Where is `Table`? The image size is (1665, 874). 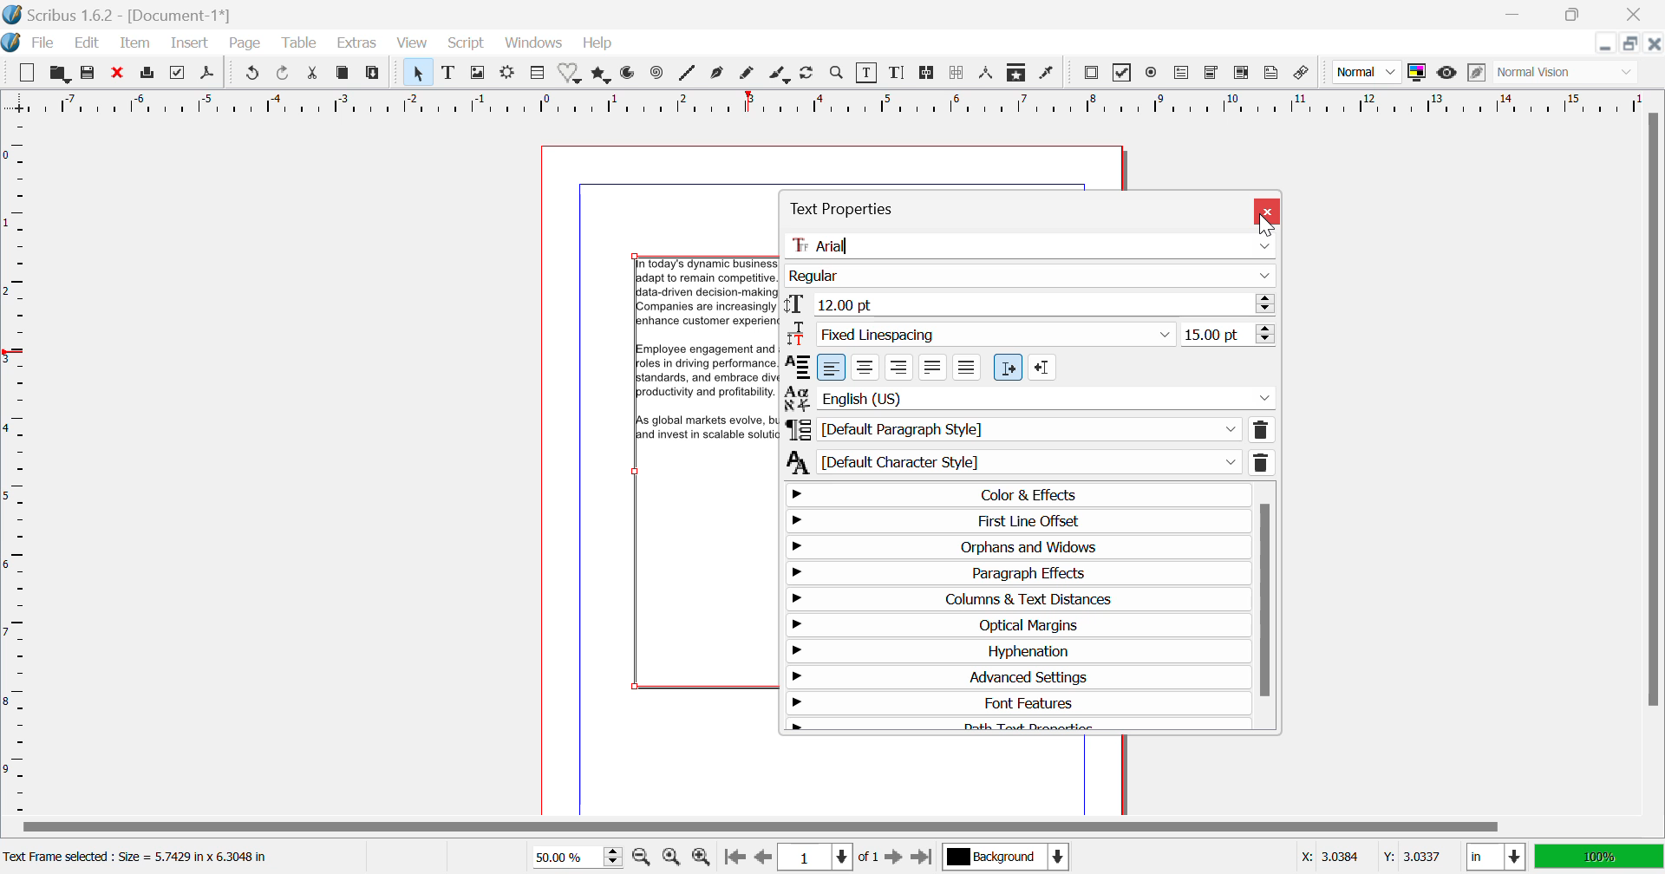
Table is located at coordinates (538, 73).